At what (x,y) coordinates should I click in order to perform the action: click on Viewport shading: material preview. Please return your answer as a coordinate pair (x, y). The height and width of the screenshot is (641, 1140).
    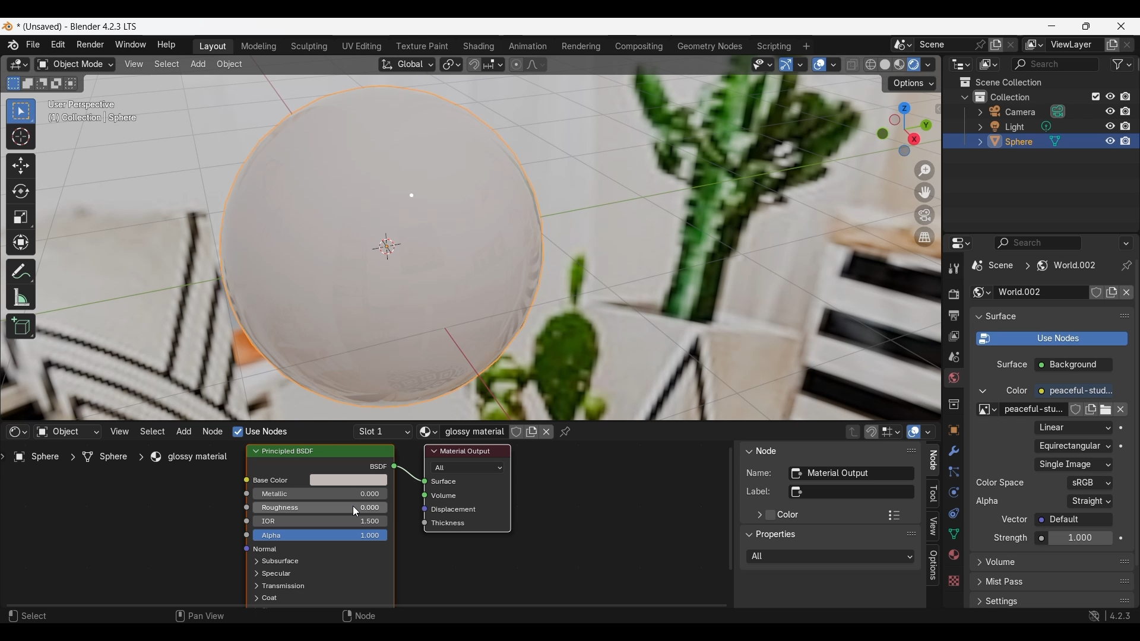
    Looking at the image, I should click on (900, 65).